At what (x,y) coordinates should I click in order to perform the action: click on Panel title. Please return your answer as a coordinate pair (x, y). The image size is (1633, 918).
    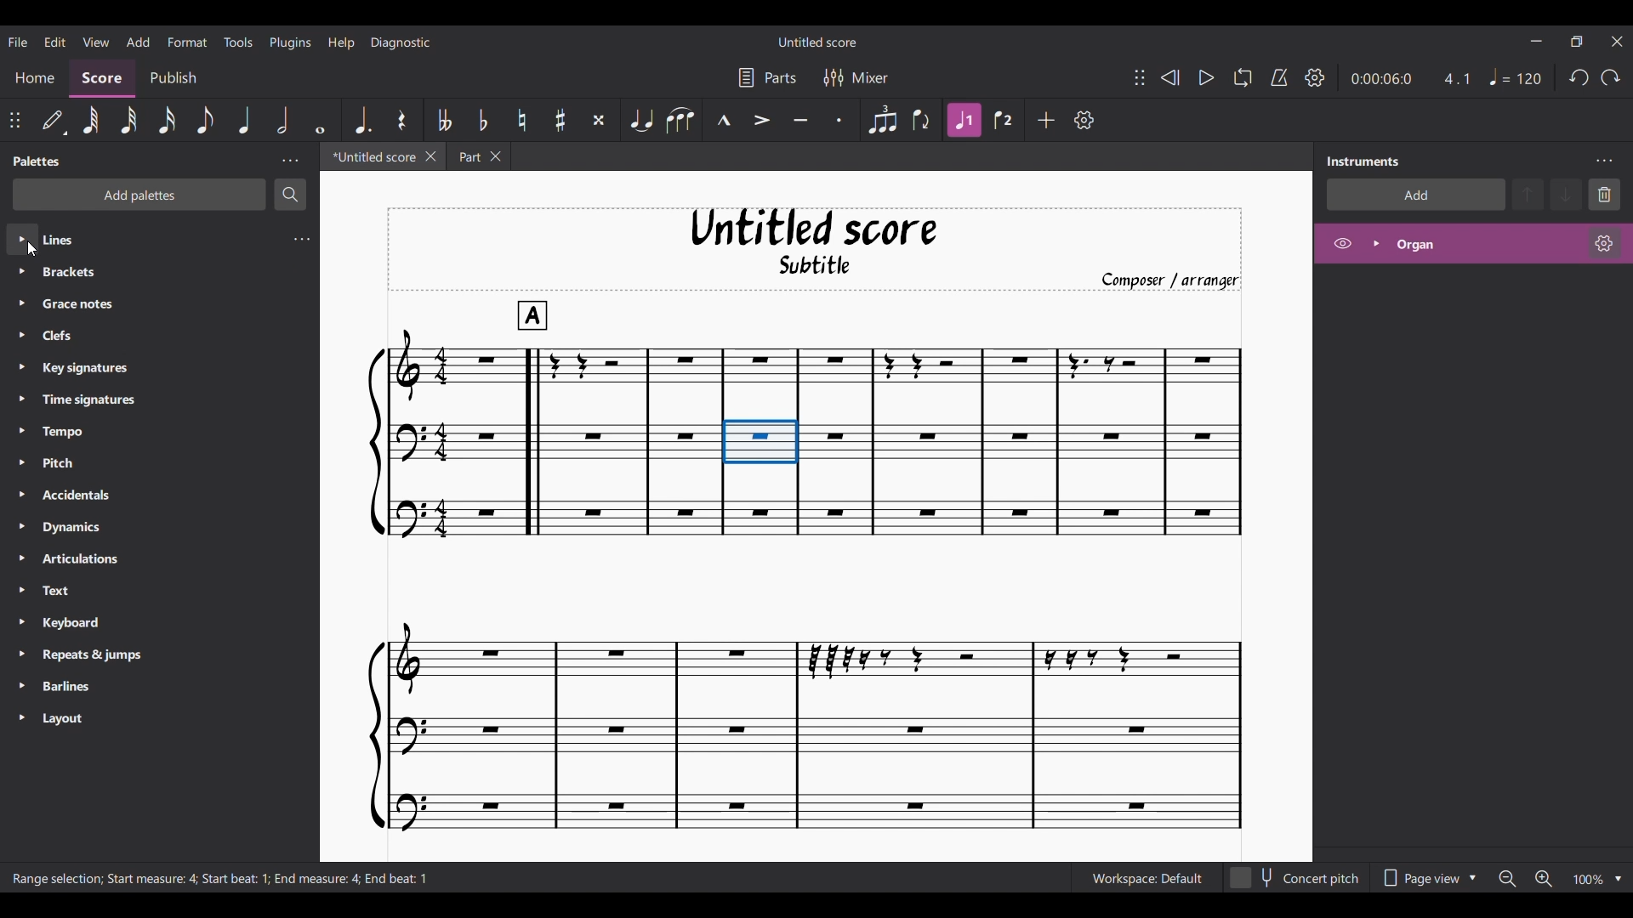
    Looking at the image, I should click on (37, 161).